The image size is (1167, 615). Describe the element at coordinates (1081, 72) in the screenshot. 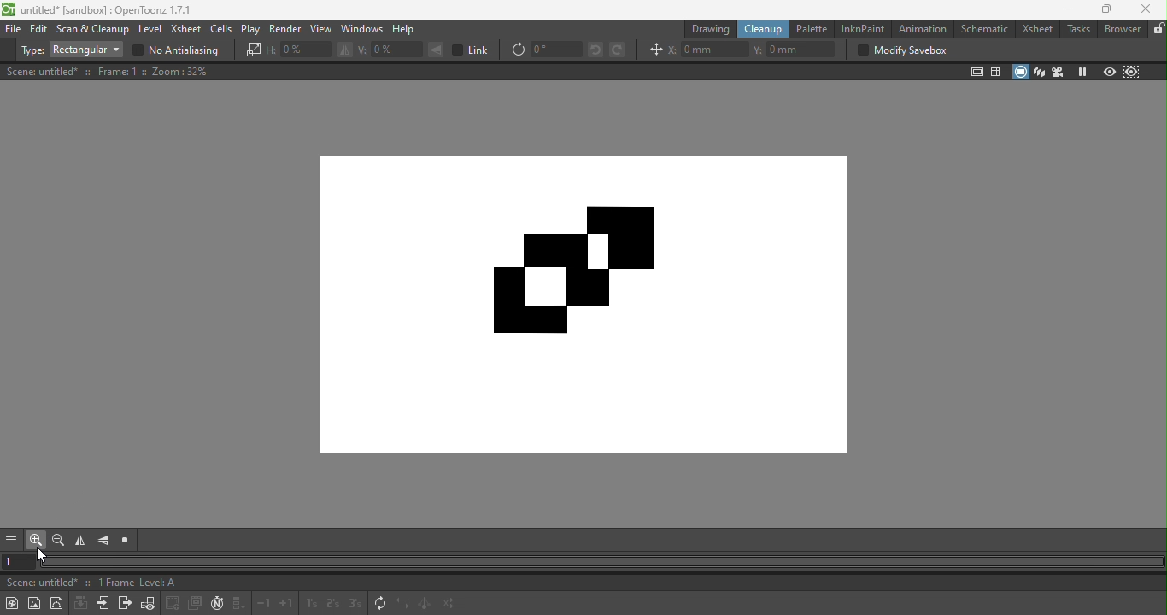

I see `Freeze` at that location.